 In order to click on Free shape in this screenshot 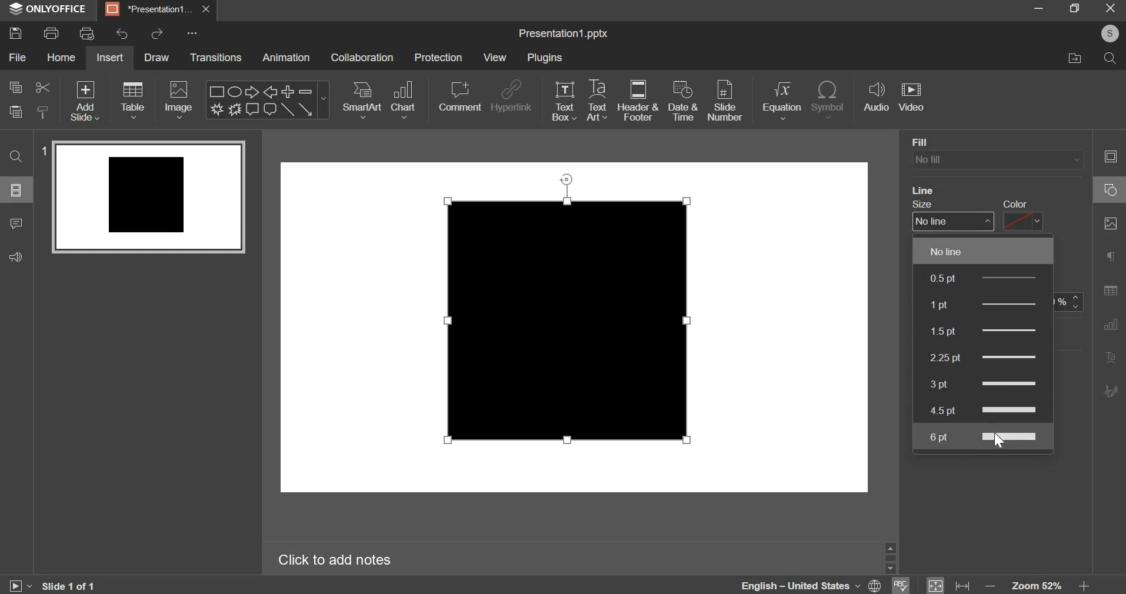, I will do `click(218, 109)`.